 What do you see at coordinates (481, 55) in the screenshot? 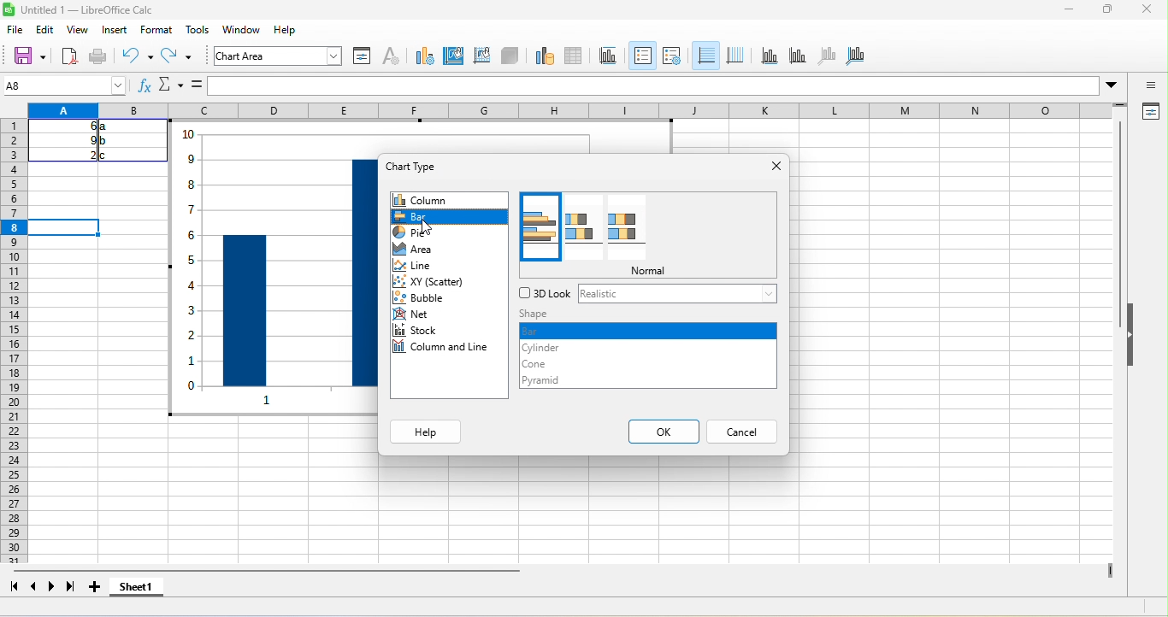
I see `chart wall` at bounding box center [481, 55].